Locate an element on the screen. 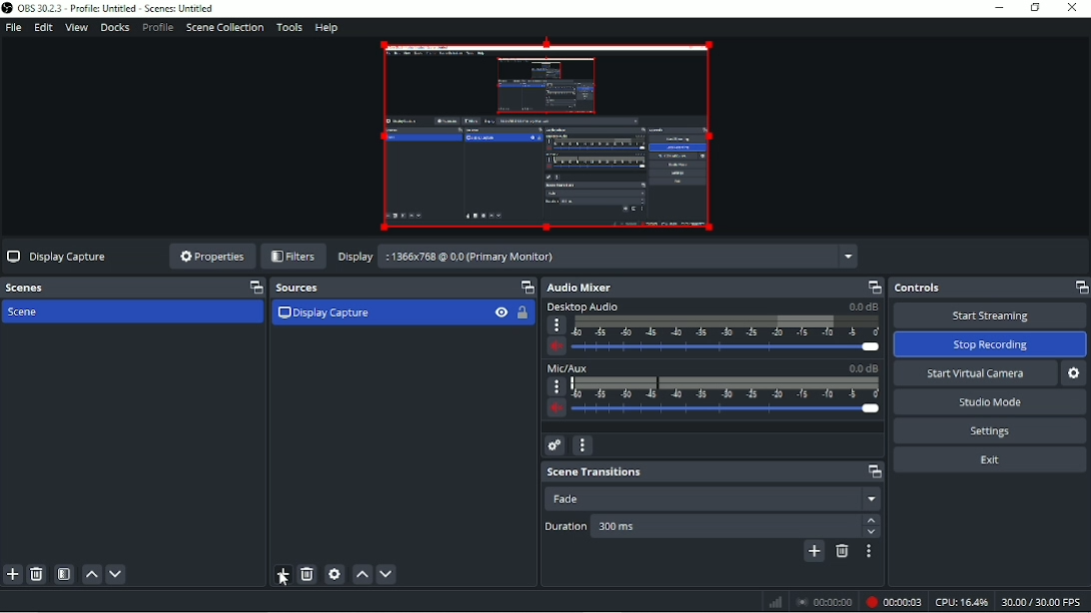 This screenshot has height=613, width=1091. Remove selected scene is located at coordinates (36, 574).